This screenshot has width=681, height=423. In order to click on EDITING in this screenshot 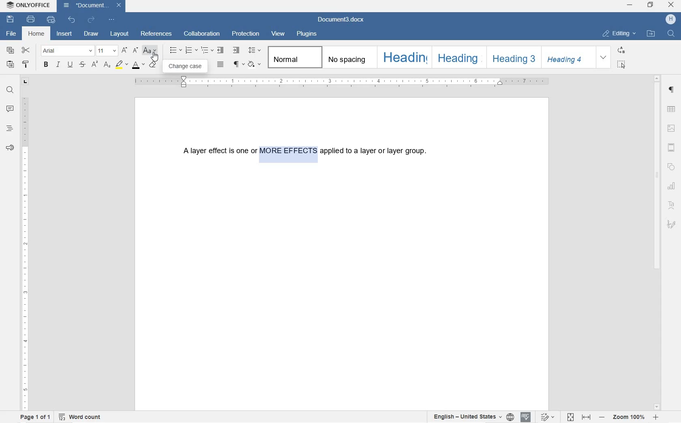, I will do `click(619, 32)`.